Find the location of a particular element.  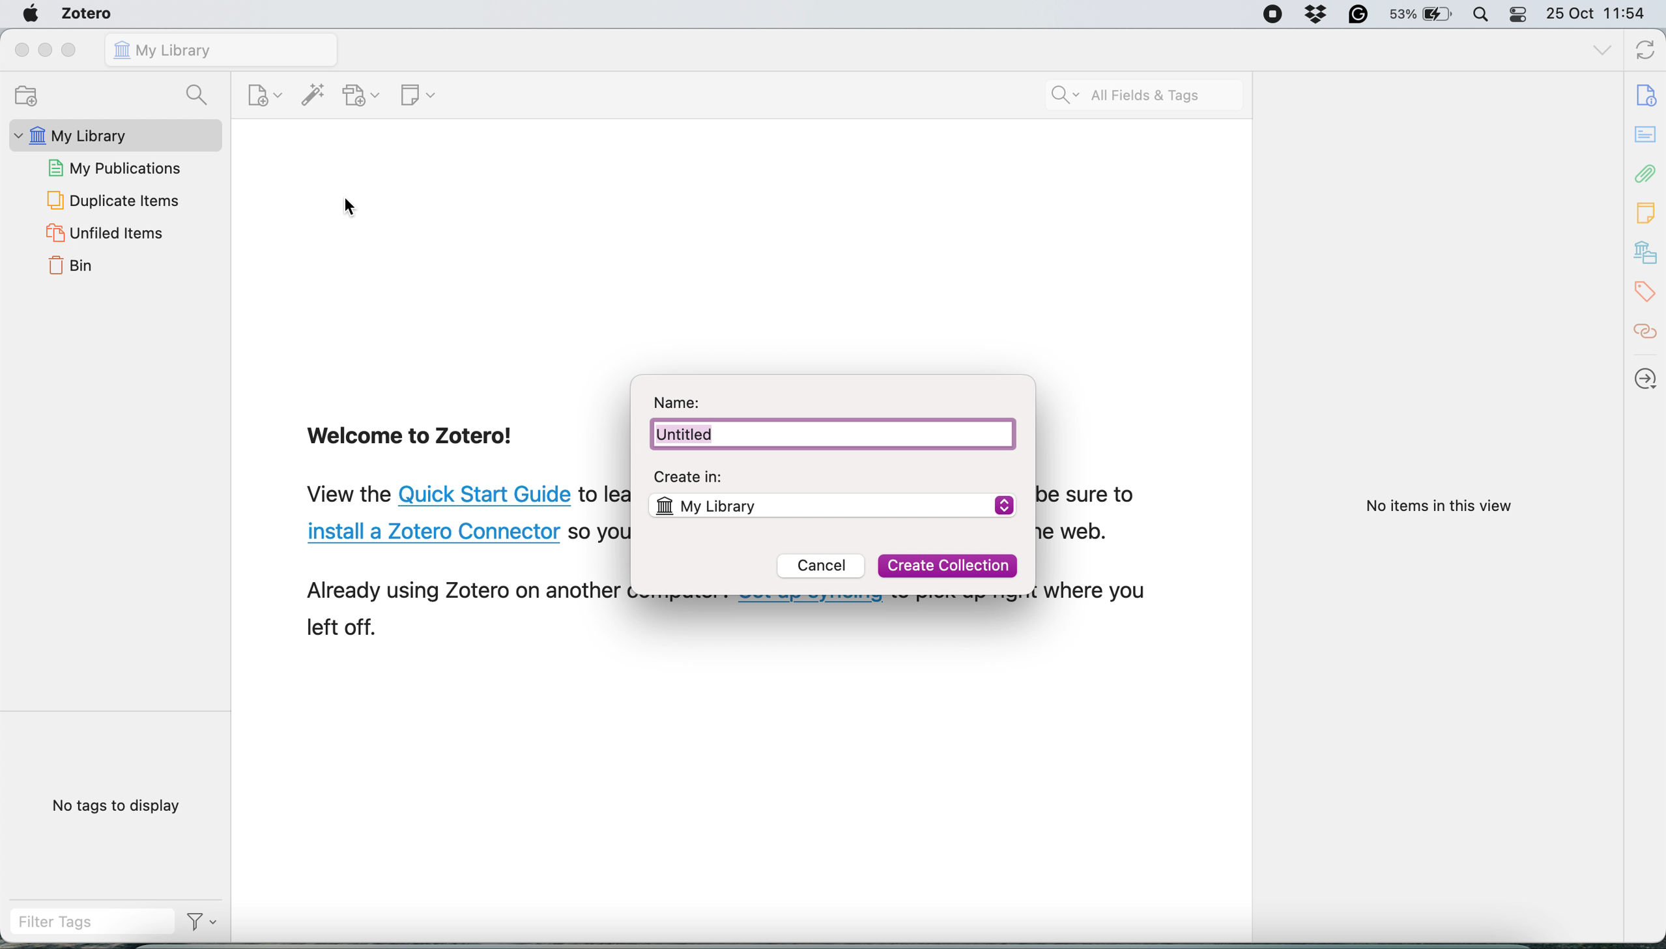

sync with zotero.org is located at coordinates (1643, 52).